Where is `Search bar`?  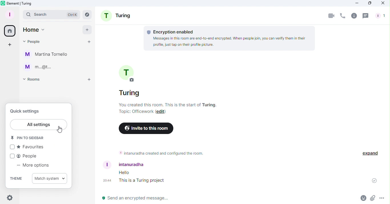 Search bar is located at coordinates (51, 14).